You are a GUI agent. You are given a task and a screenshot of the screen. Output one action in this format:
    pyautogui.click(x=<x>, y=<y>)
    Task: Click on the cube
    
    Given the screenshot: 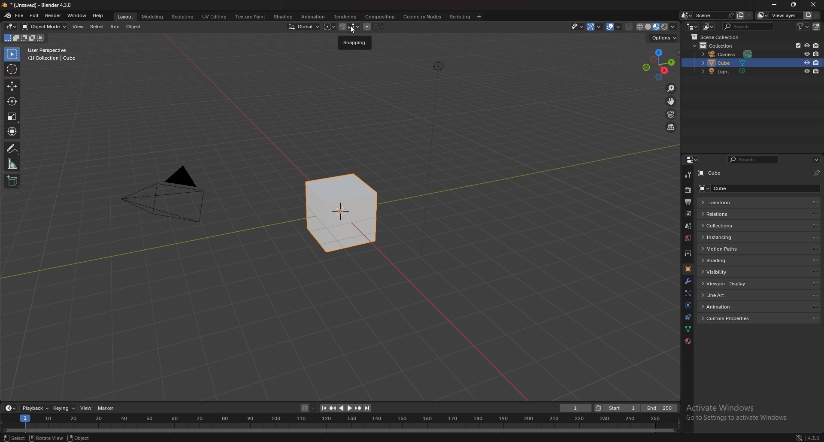 What is the action you would take?
    pyautogui.click(x=726, y=63)
    